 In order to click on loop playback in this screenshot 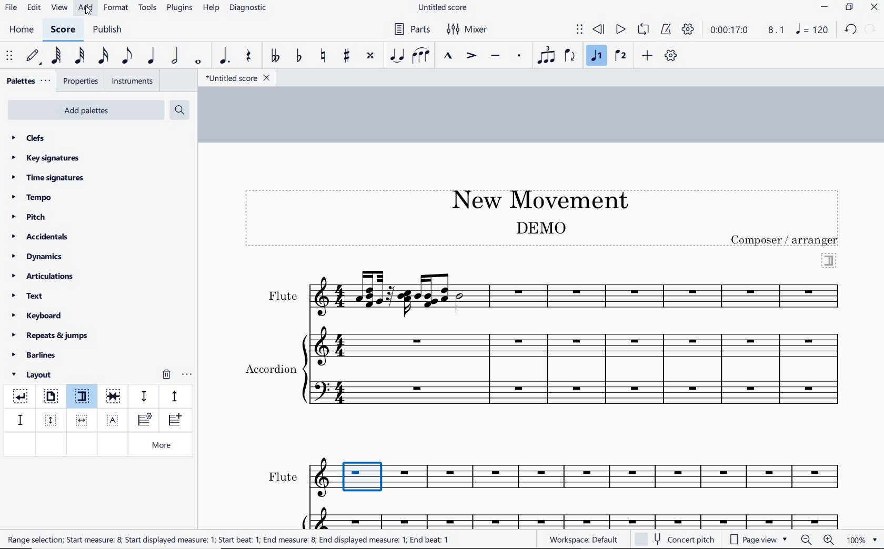, I will do `click(645, 30)`.